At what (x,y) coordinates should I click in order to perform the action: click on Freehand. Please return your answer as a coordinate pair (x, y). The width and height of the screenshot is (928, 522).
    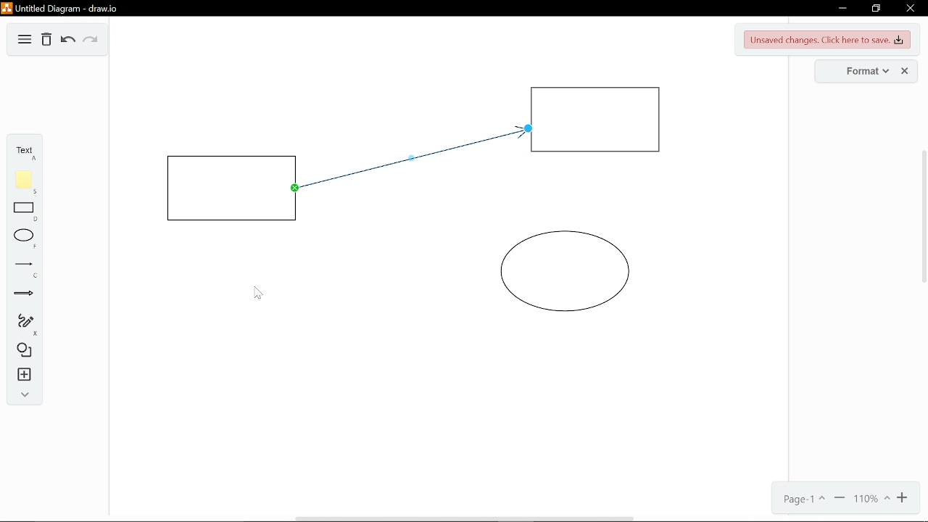
    Looking at the image, I should click on (23, 324).